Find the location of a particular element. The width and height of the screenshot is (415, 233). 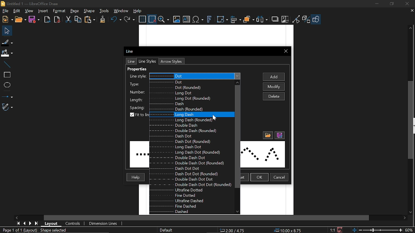

Tools is located at coordinates (104, 11).